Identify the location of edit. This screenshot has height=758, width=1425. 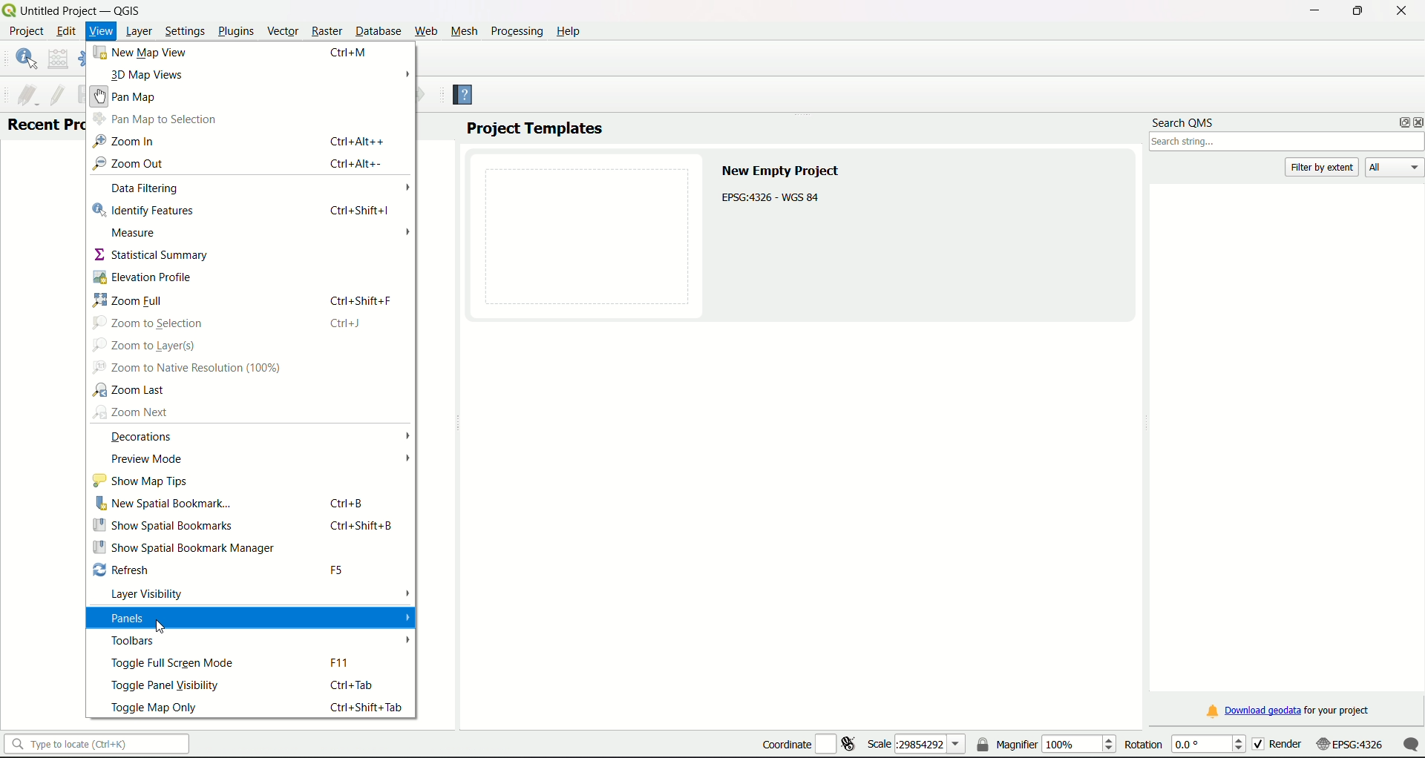
(66, 30).